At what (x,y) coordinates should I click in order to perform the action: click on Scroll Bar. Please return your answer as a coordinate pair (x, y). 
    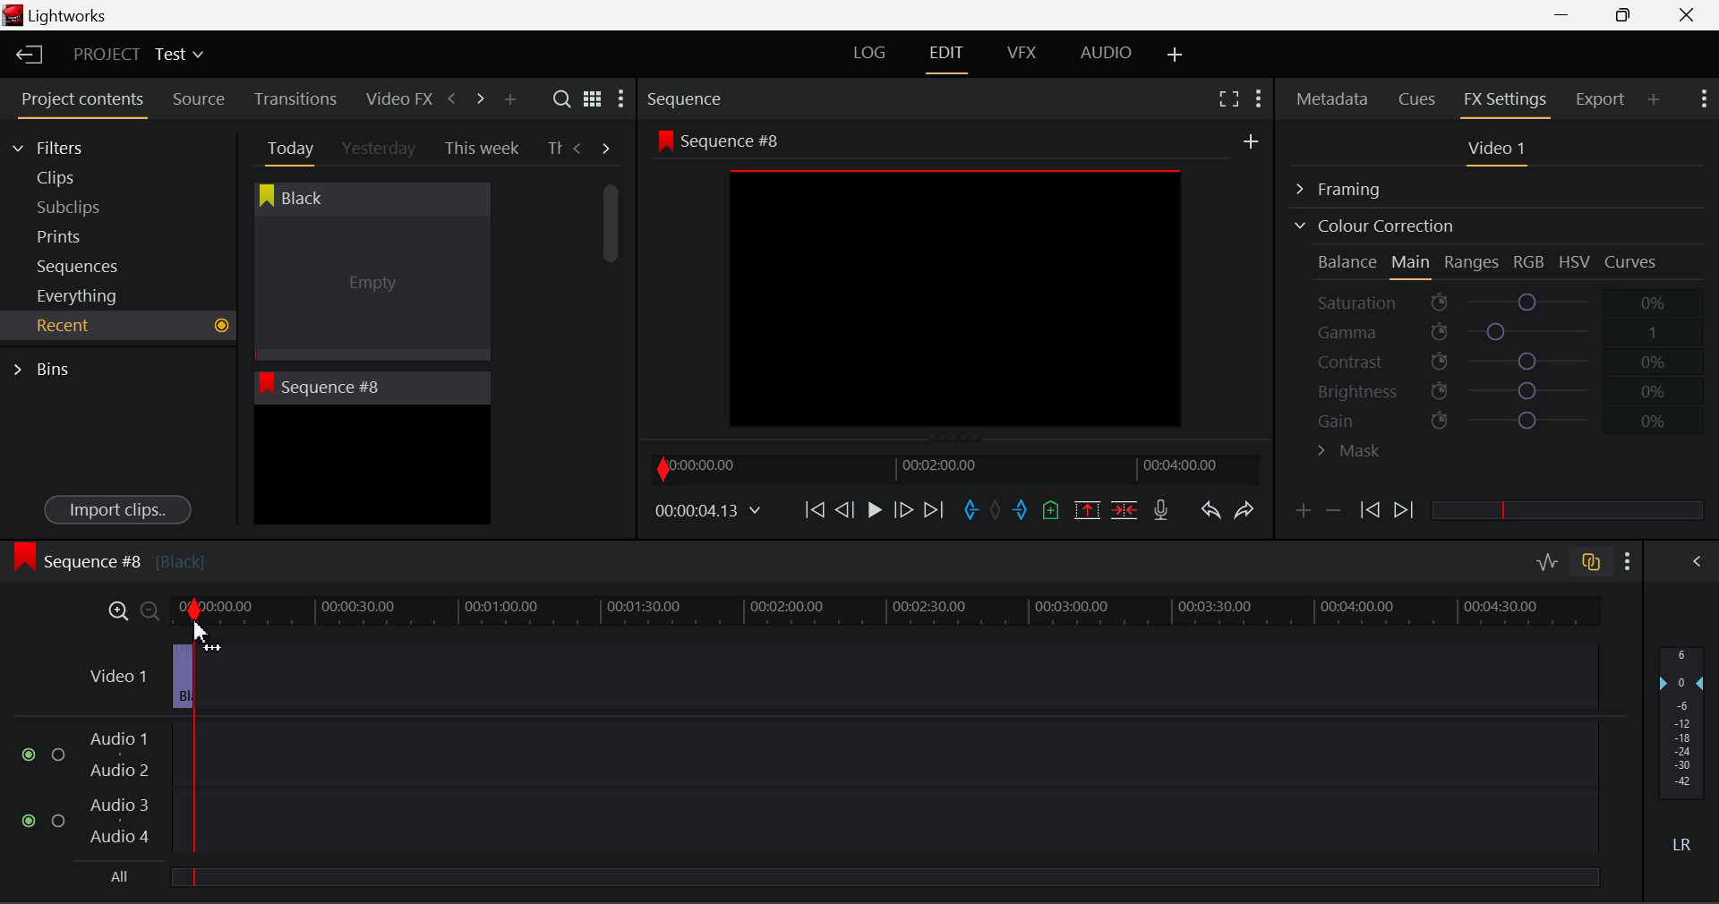
    Looking at the image, I should click on (611, 340).